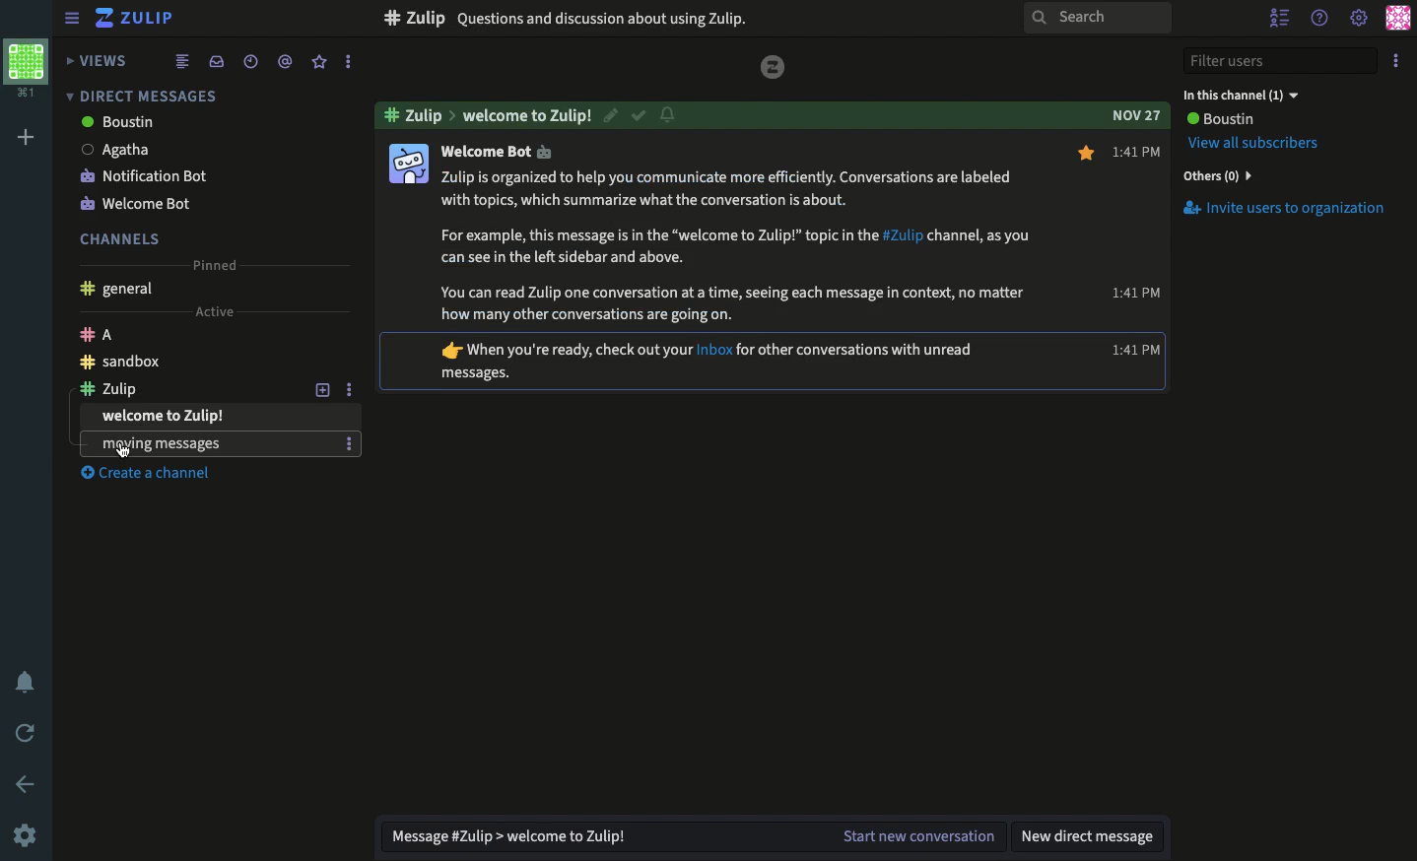 The width and height of the screenshot is (1417, 861). What do you see at coordinates (100, 60) in the screenshot?
I see `Views` at bounding box center [100, 60].